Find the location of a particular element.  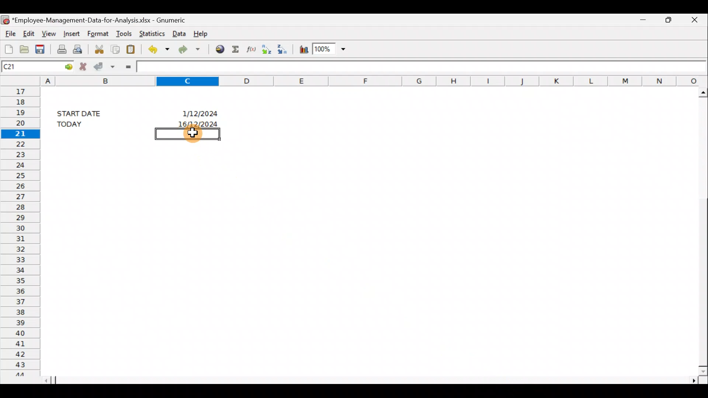

Cells is located at coordinates (365, 262).